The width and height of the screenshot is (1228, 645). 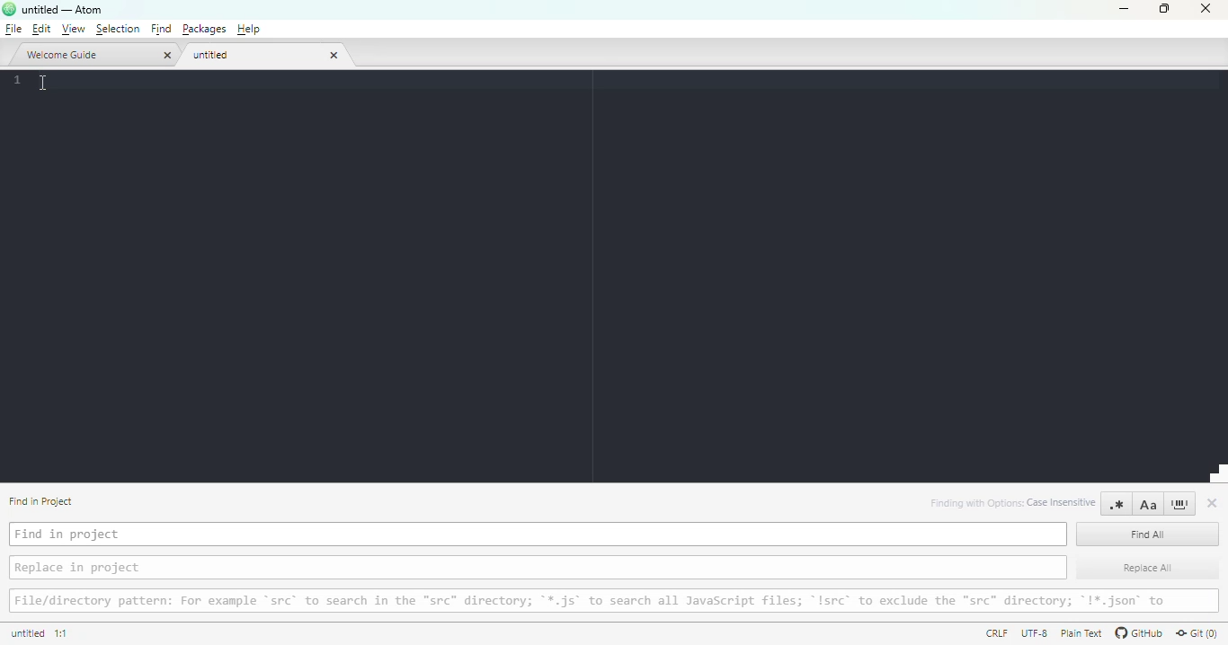 I want to click on finding with options: case insensitive, so click(x=1013, y=503).